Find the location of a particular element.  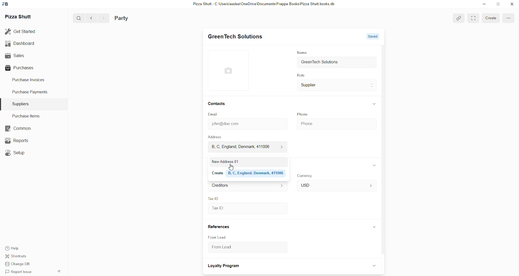

calhaf
Create B,C, England, Denmark, 411006 is located at coordinates (247, 173).